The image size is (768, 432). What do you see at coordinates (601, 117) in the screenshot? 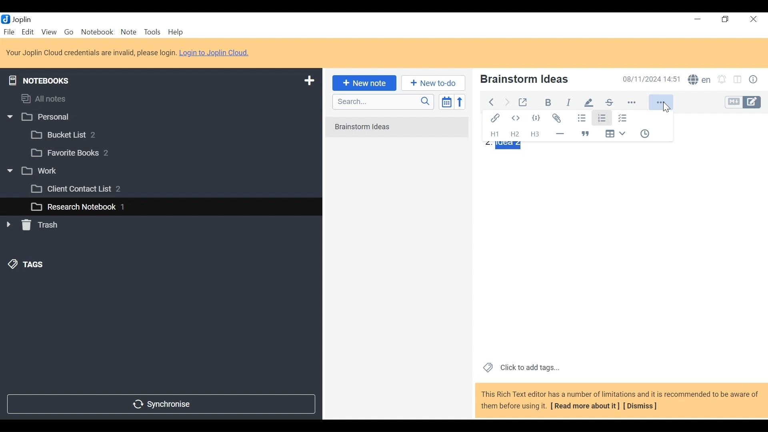
I see `Numbered List` at bounding box center [601, 117].